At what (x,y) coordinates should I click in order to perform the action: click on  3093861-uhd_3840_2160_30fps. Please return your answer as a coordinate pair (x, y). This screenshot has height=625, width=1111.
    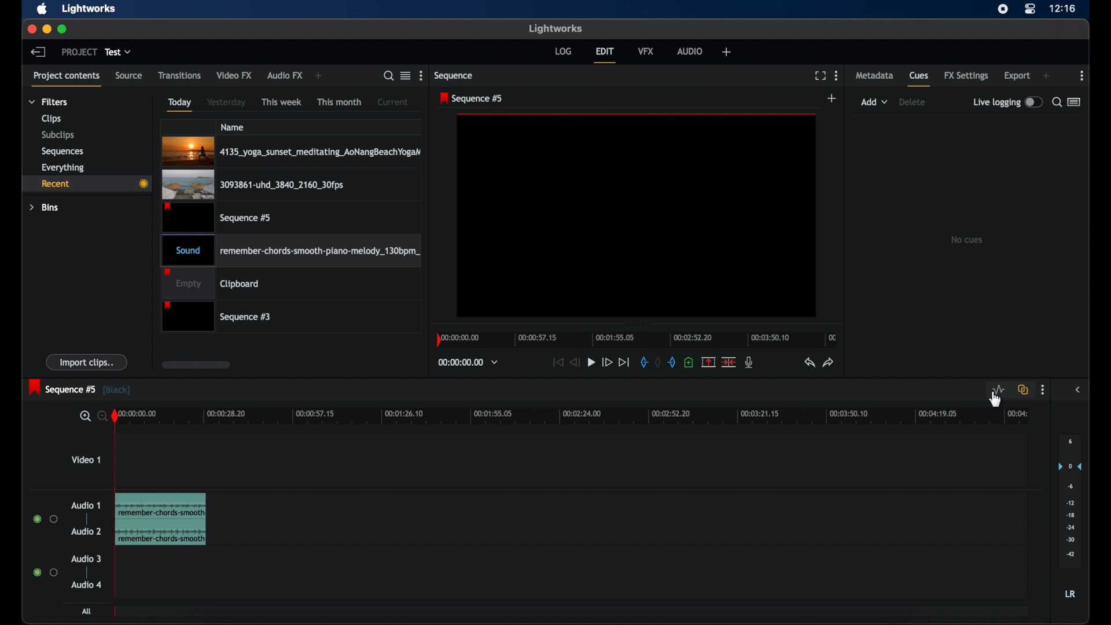
    Looking at the image, I should click on (260, 183).